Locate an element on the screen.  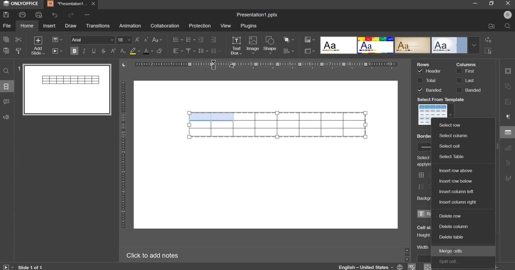
vertical alignment is located at coordinates (190, 51).